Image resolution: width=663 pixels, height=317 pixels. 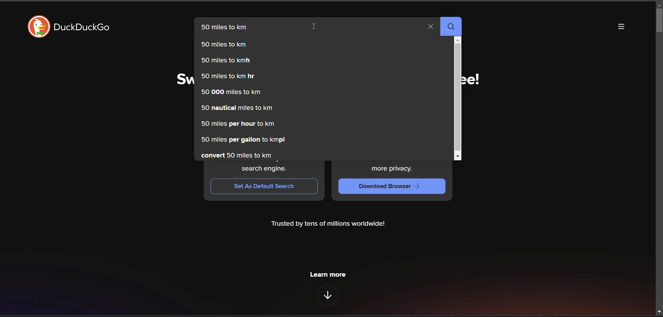 I want to click on cursor, so click(x=316, y=27).